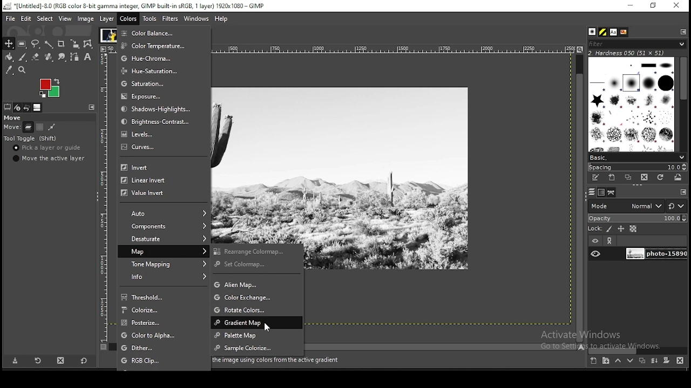 This screenshot has height=388, width=691. What do you see at coordinates (592, 192) in the screenshot?
I see `layers` at bounding box center [592, 192].